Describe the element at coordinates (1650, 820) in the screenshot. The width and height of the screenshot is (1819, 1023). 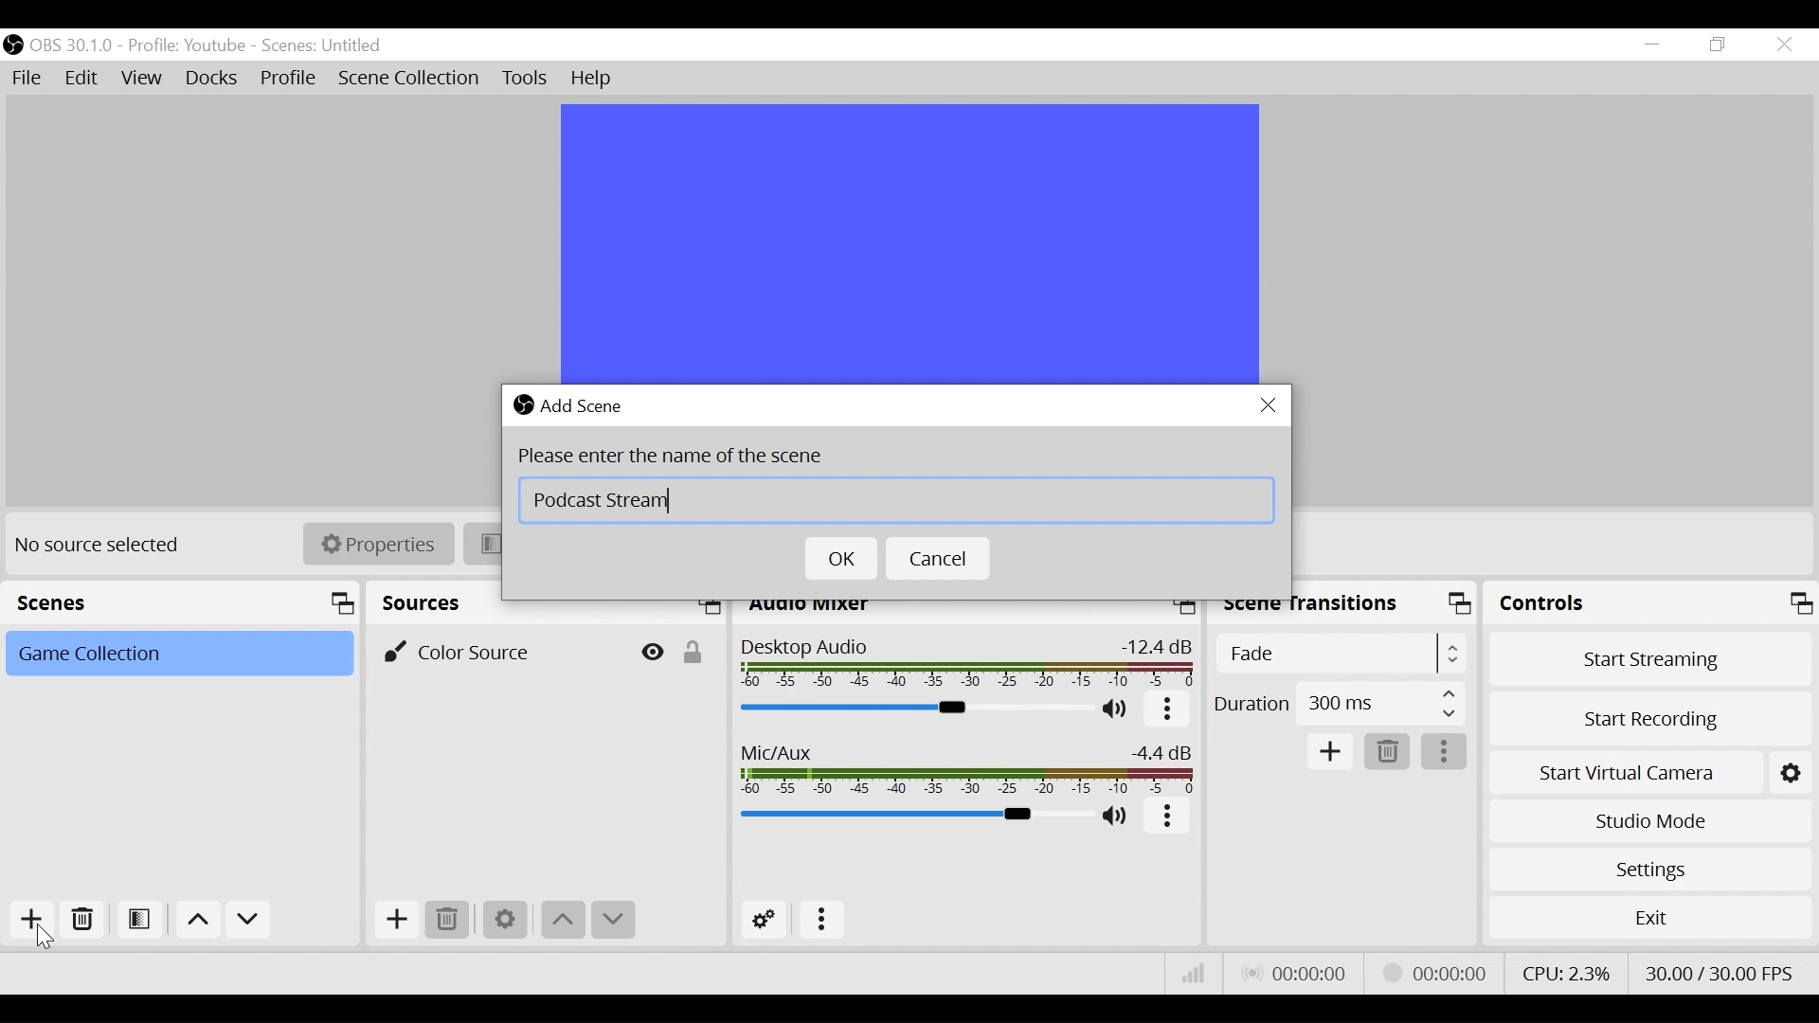
I see `Studio Mode` at that location.